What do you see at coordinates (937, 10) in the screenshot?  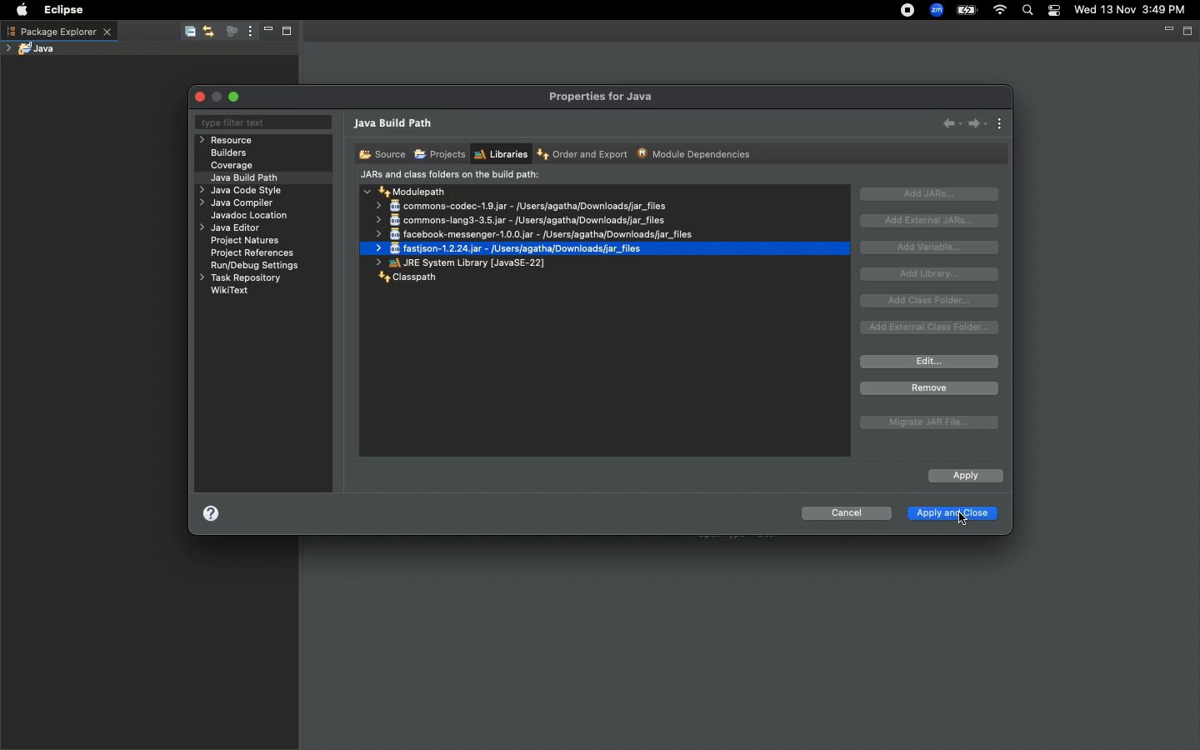 I see `Zoom` at bounding box center [937, 10].